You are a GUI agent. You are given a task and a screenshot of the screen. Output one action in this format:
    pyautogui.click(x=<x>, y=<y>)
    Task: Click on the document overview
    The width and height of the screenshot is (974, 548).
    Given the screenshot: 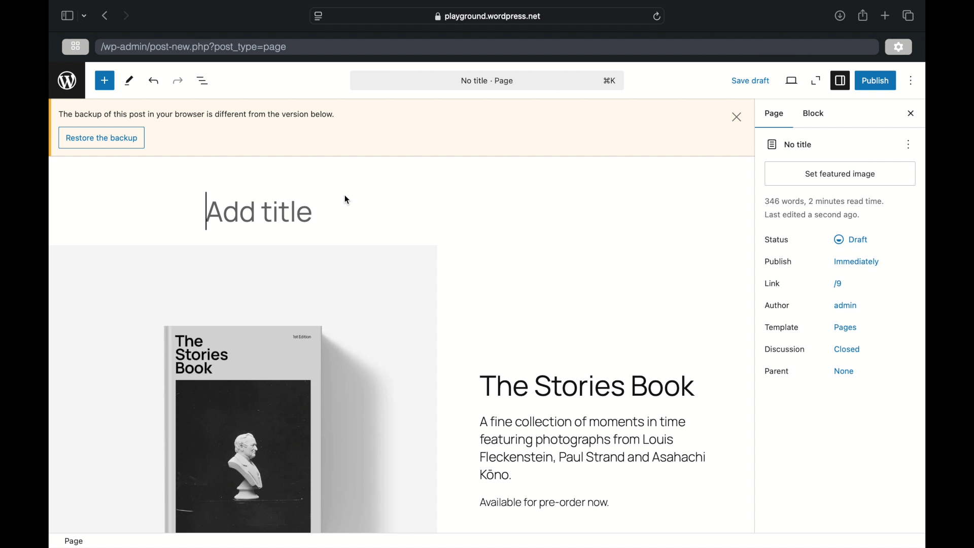 What is the action you would take?
    pyautogui.click(x=203, y=81)
    